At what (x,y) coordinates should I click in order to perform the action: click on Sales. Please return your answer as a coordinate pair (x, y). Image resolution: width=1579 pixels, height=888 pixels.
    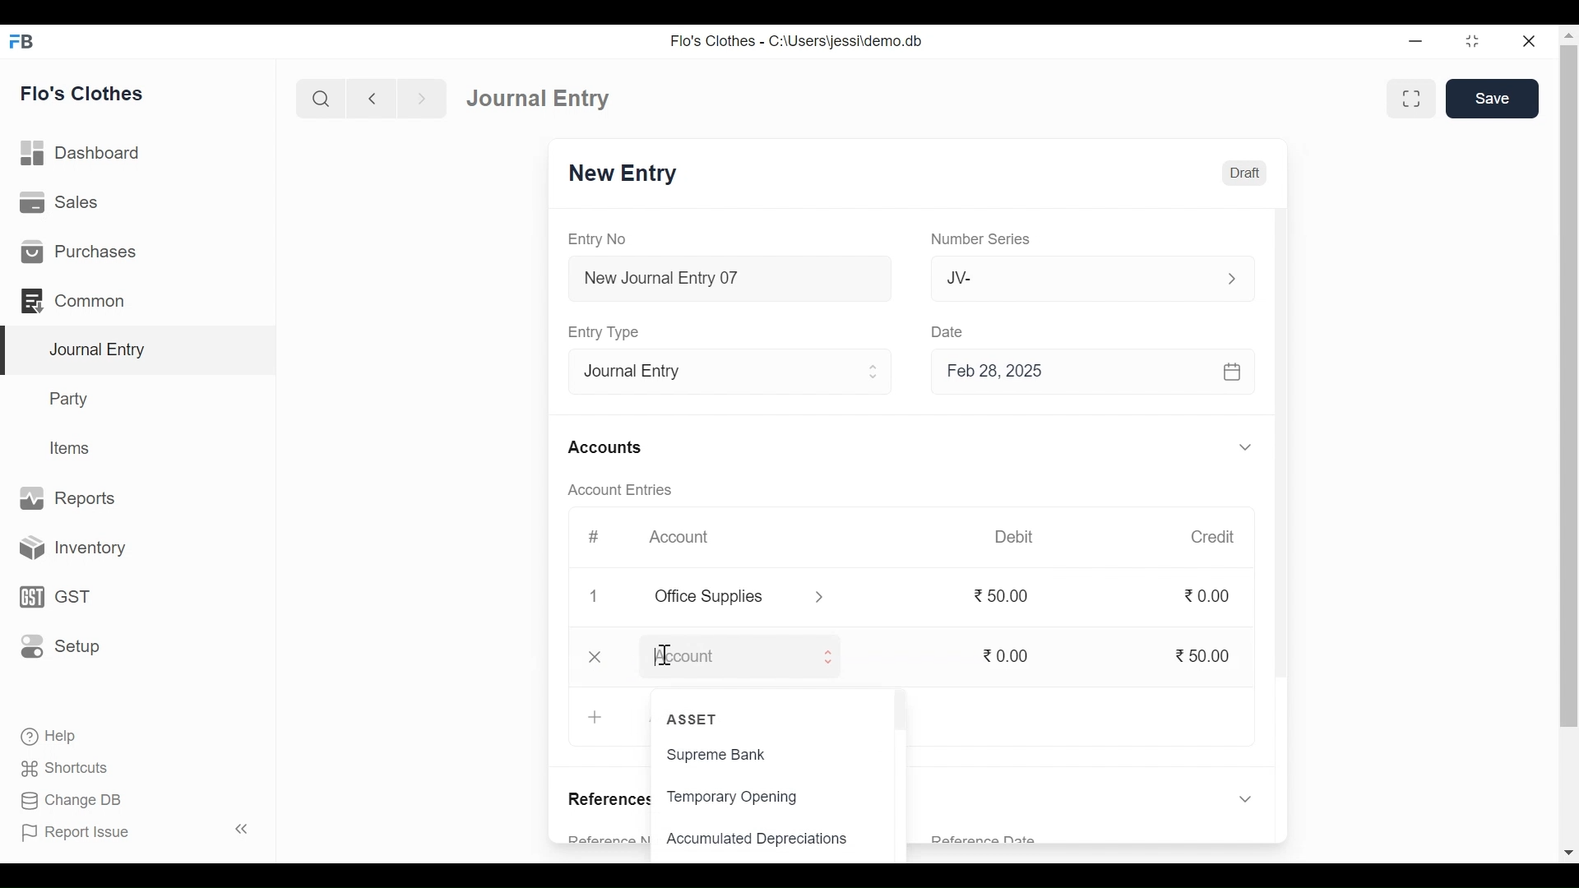
    Looking at the image, I should click on (62, 201).